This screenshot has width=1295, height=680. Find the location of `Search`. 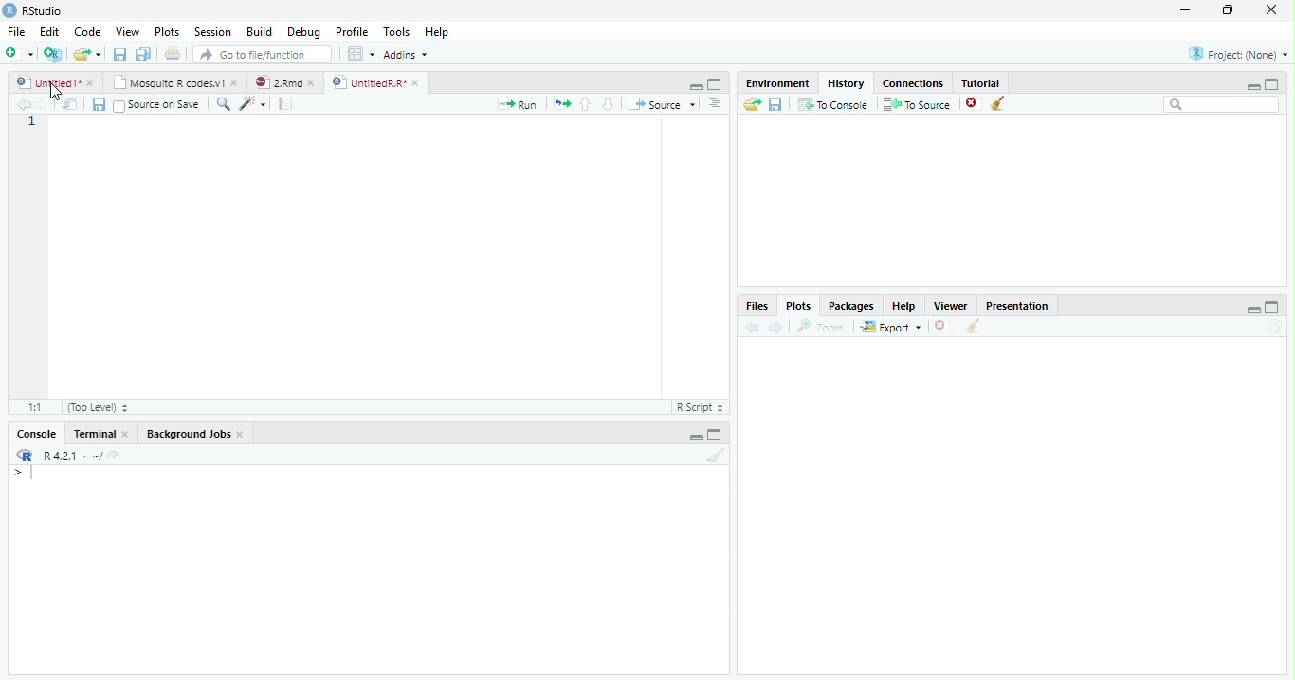

Search is located at coordinates (1222, 105).